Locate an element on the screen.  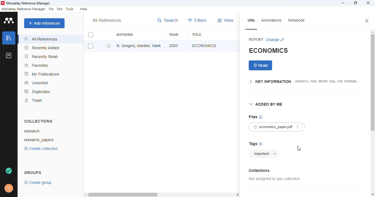
logo is located at coordinates (9, 21).